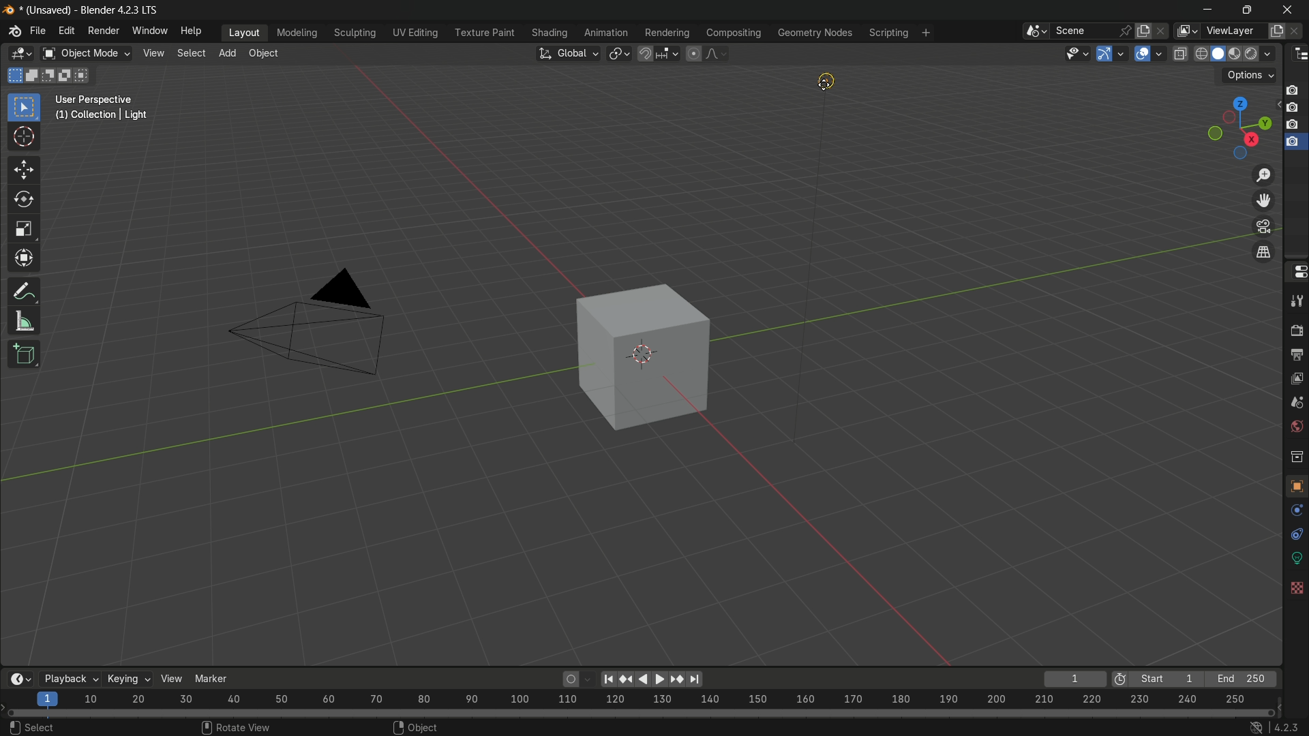  Describe the element at coordinates (1243, 679) in the screenshot. I see `end` at that location.